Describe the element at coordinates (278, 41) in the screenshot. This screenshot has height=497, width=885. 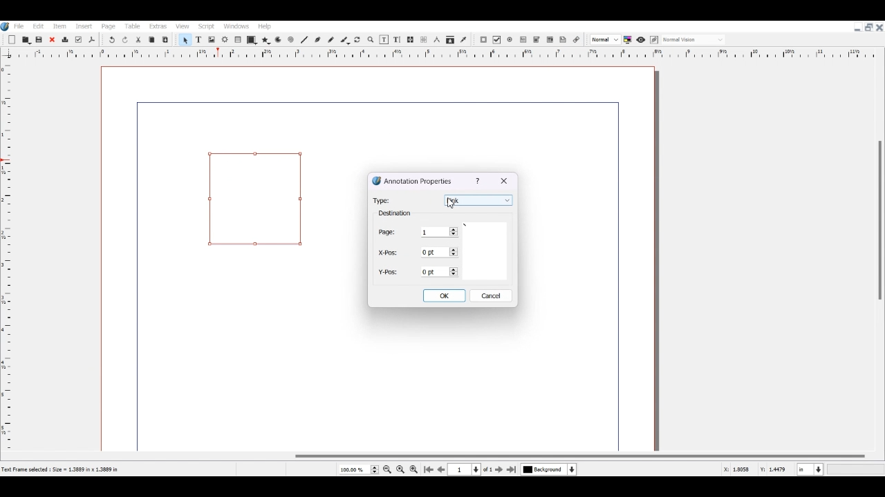
I see `Arc` at that location.